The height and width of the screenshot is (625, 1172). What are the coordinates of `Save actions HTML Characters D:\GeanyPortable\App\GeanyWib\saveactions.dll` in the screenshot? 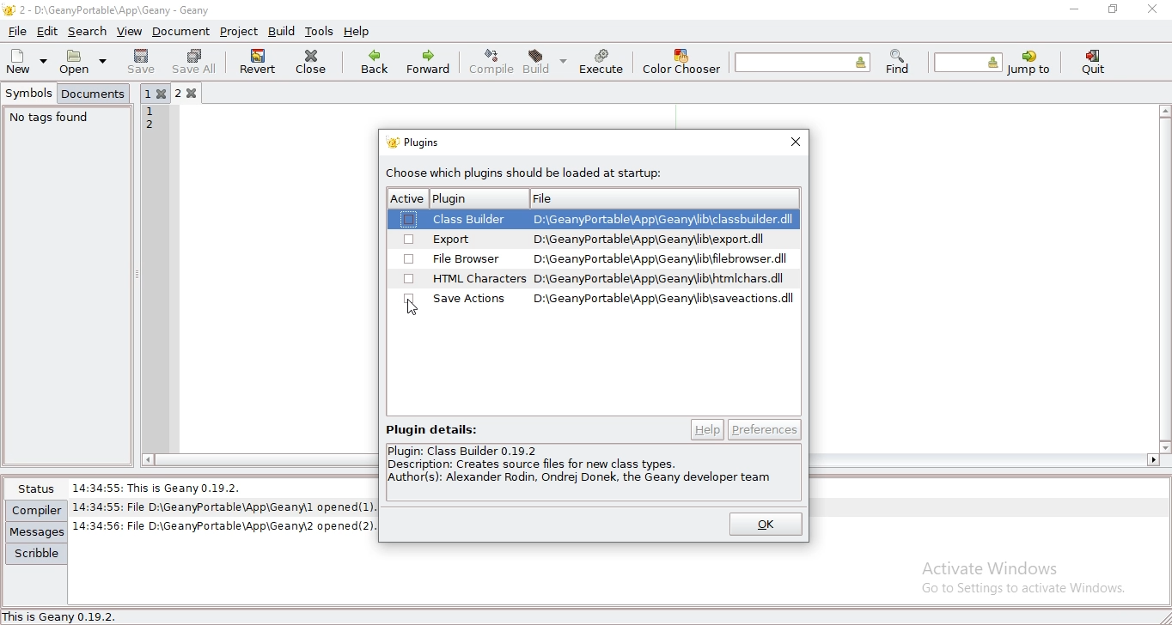 It's located at (595, 300).